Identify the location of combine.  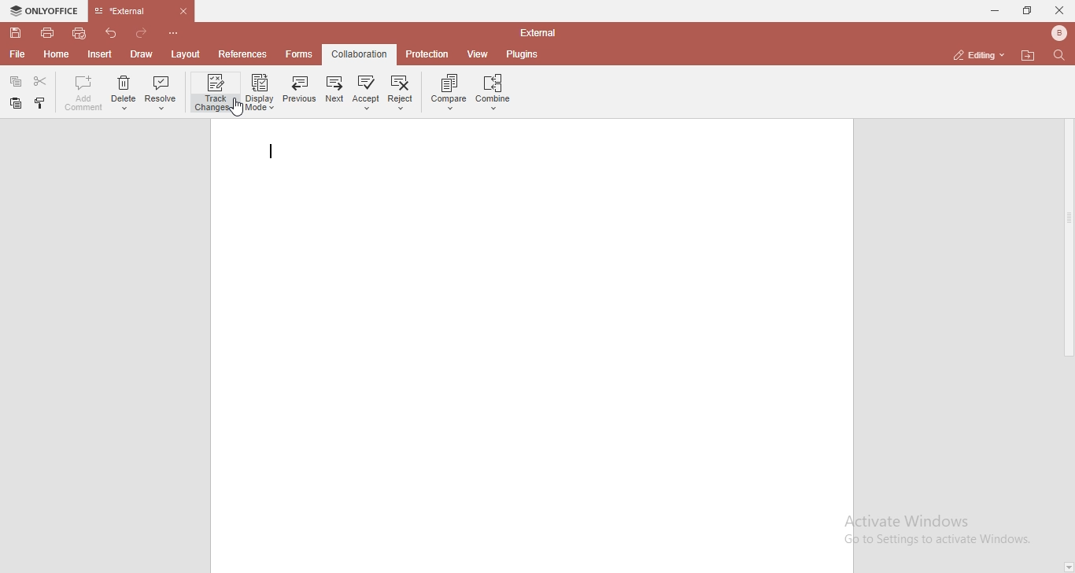
(495, 92).